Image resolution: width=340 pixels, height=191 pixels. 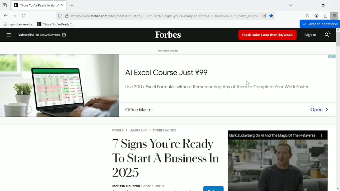 I want to click on Flash sale: Less than $1/week, so click(x=267, y=35).